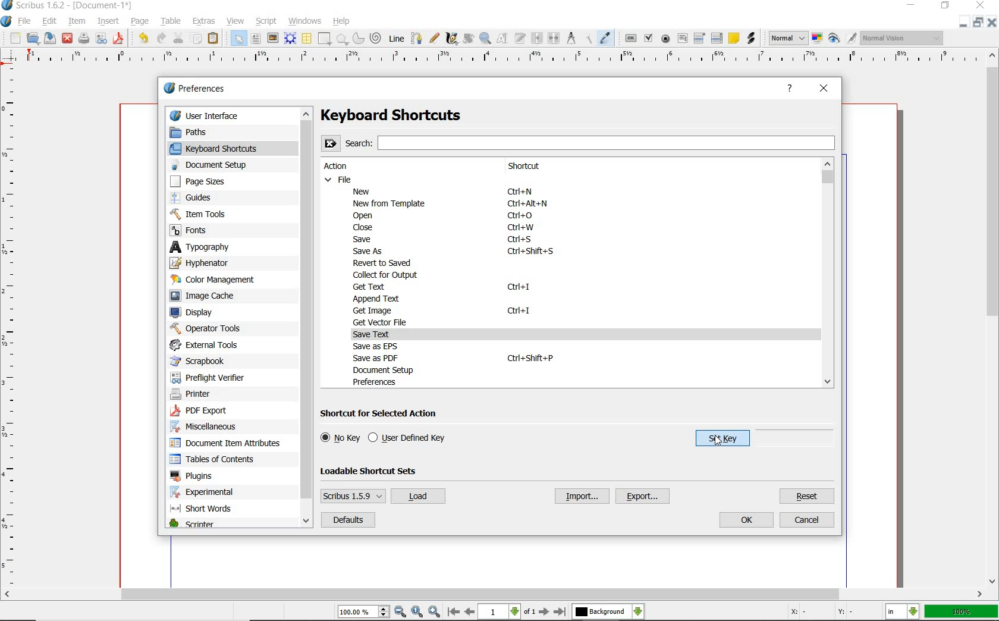 This screenshot has height=621, width=999. Describe the element at coordinates (342, 22) in the screenshot. I see `help` at that location.